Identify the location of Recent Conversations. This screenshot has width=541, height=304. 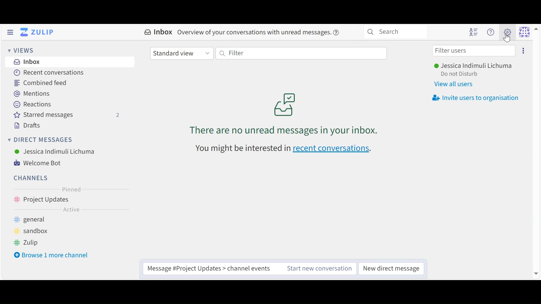
(50, 72).